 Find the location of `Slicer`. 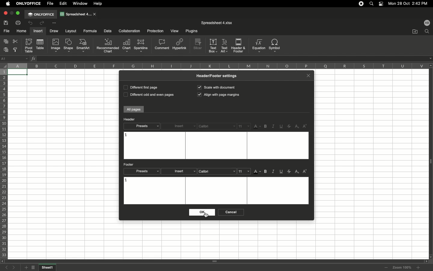

Slicer is located at coordinates (198, 44).